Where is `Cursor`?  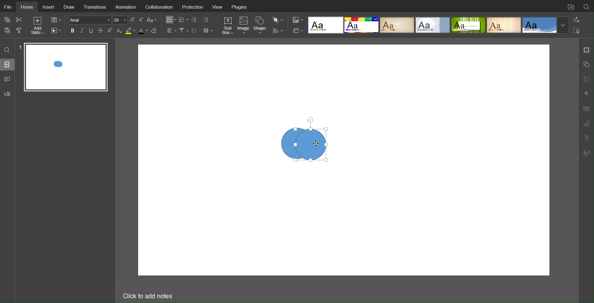
Cursor is located at coordinates (316, 144).